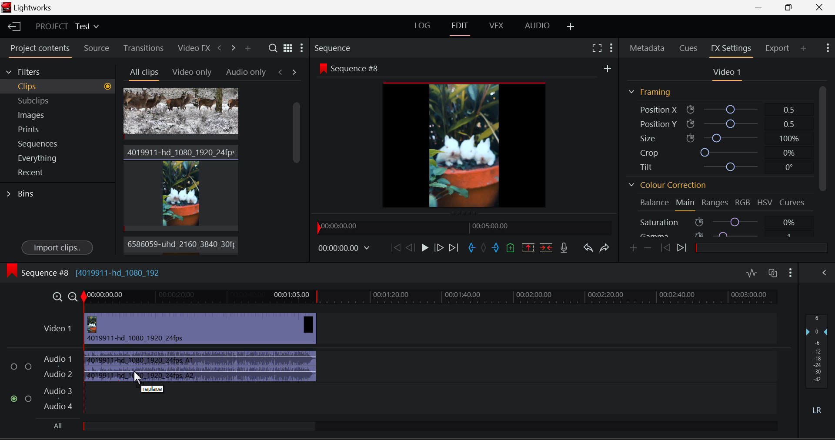  I want to click on Tilt, so click(721, 166).